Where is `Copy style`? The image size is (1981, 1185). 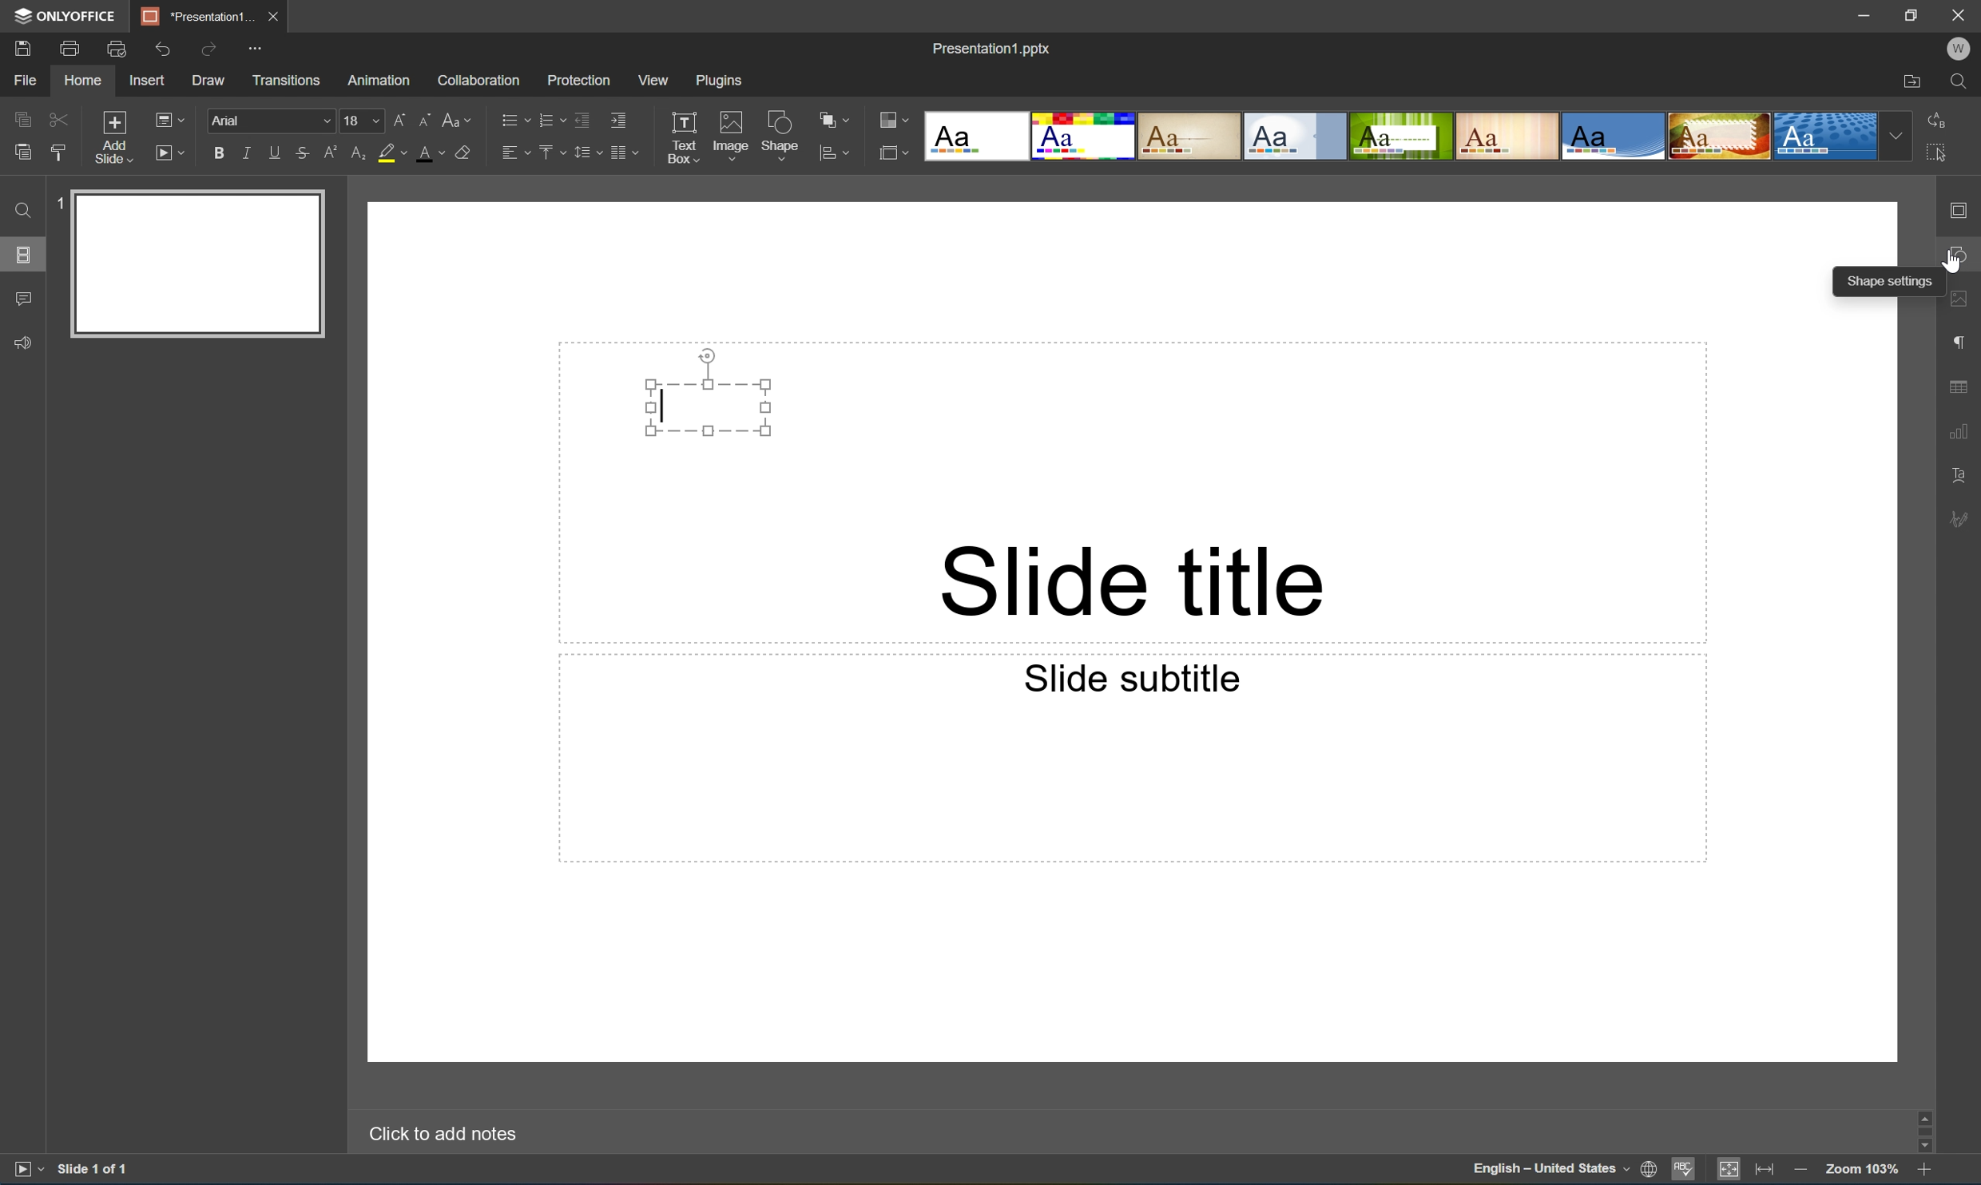 Copy style is located at coordinates (58, 152).